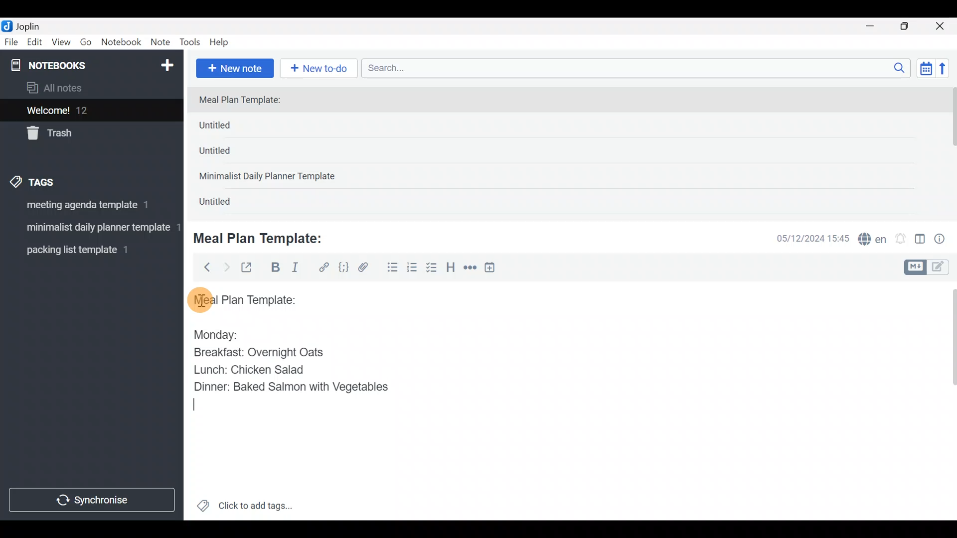 The image size is (957, 538). Describe the element at coordinates (366, 269) in the screenshot. I see `Attach file` at that location.